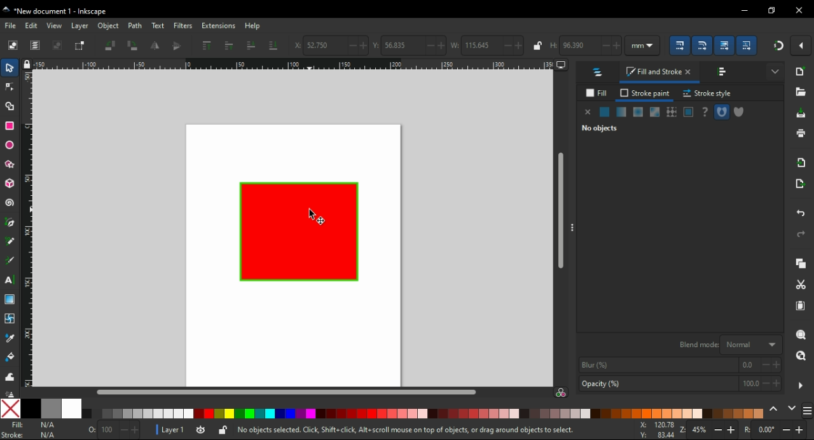 This screenshot has height=440, width=814. Describe the element at coordinates (79, 46) in the screenshot. I see `toggle selection box to select all touched objects ` at that location.